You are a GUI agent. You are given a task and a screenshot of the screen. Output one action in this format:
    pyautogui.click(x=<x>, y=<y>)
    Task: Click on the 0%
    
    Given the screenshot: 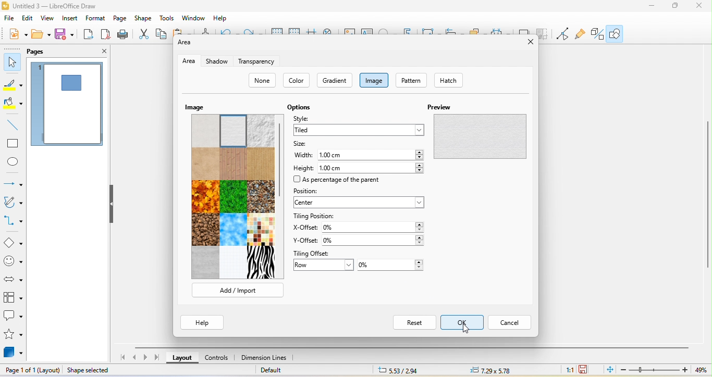 What is the action you would take?
    pyautogui.click(x=391, y=265)
    